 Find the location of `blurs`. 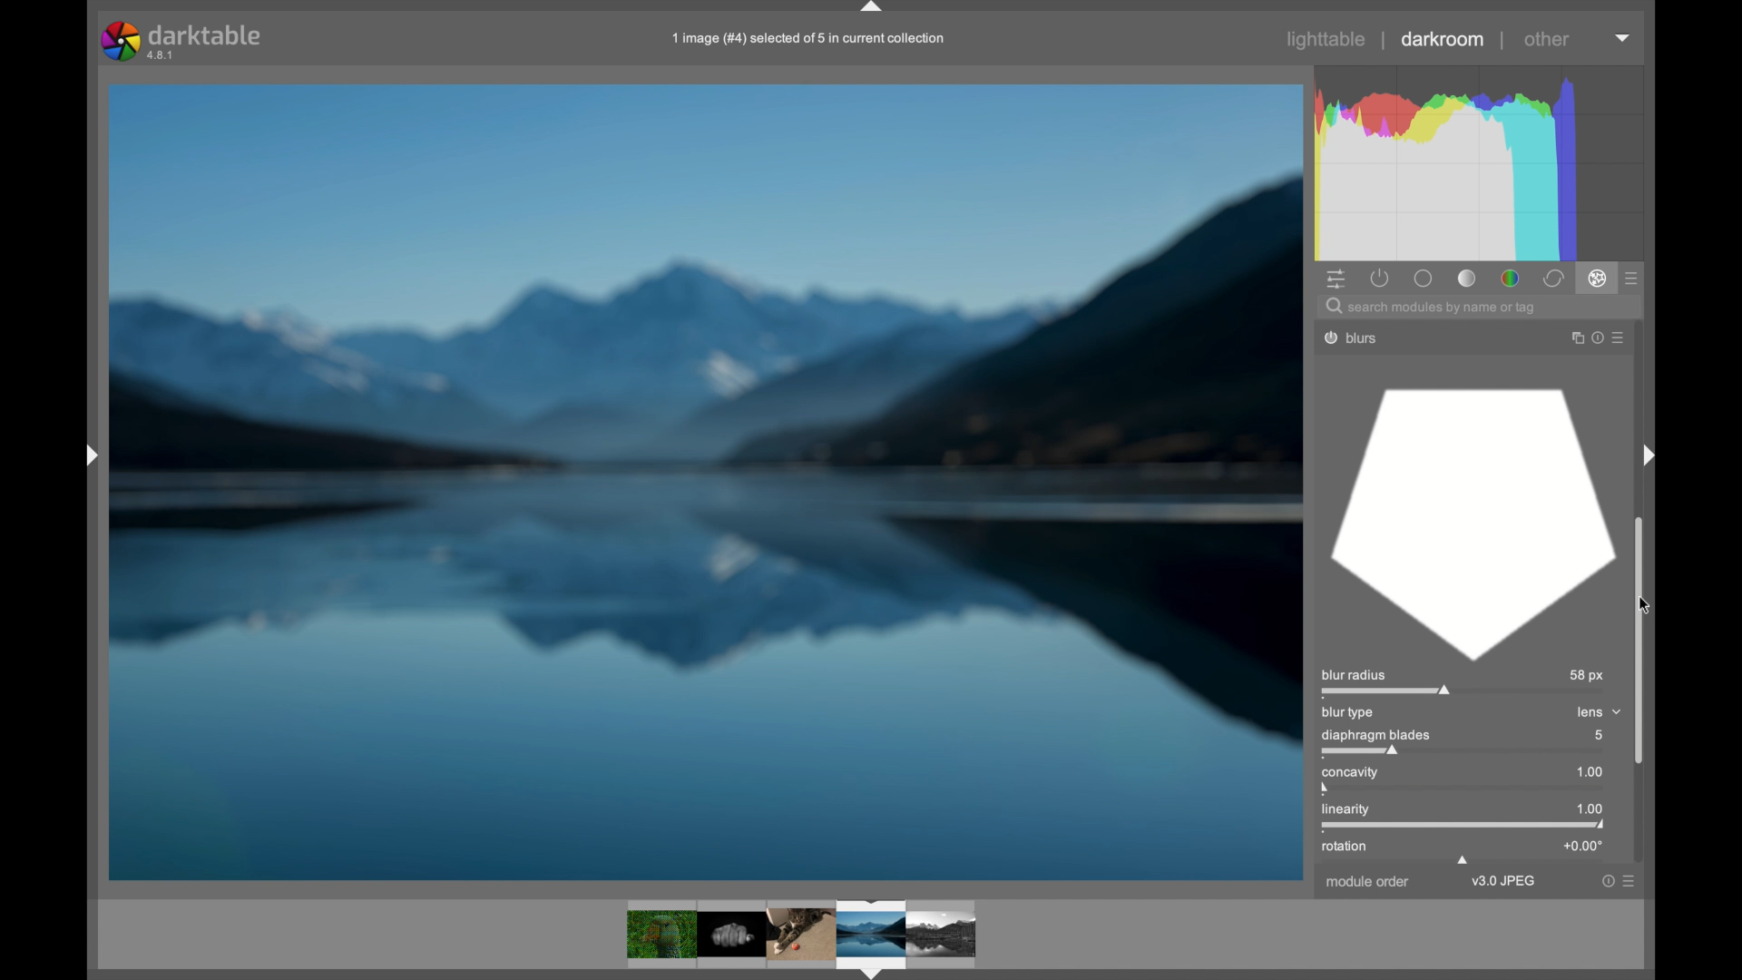

blurs is located at coordinates (1368, 338).